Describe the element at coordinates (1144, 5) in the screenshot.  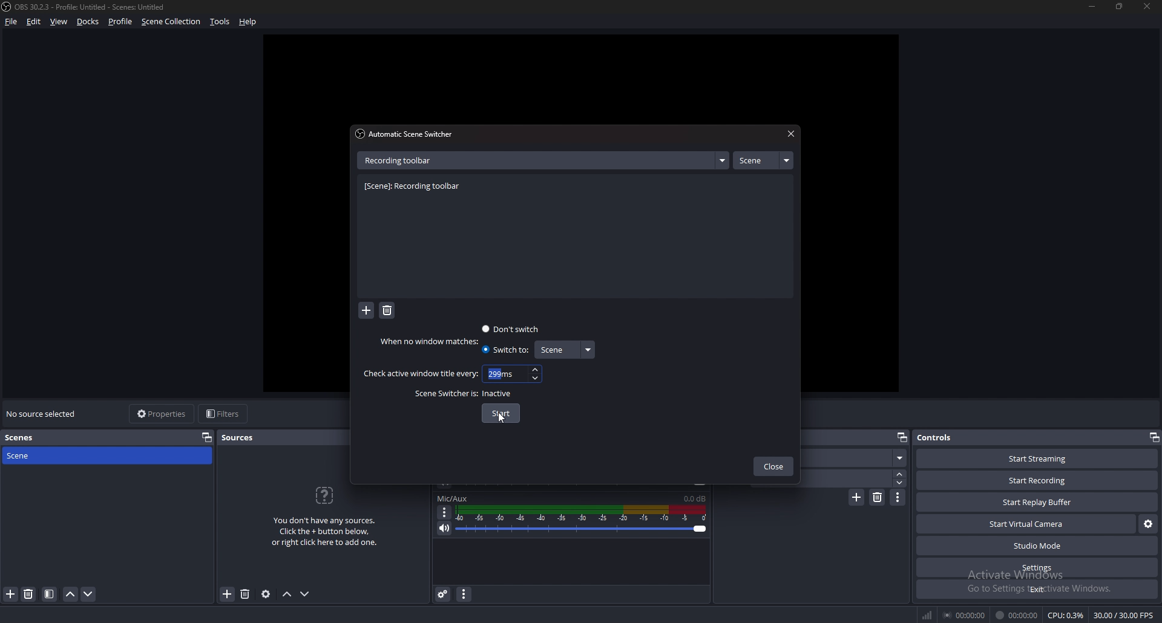
I see `close` at that location.